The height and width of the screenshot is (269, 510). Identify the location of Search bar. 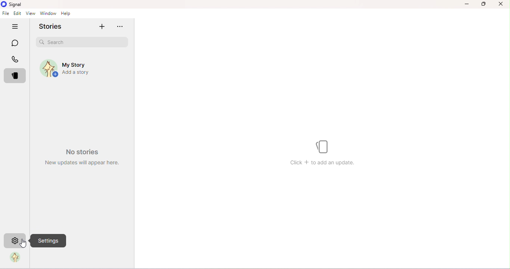
(83, 41).